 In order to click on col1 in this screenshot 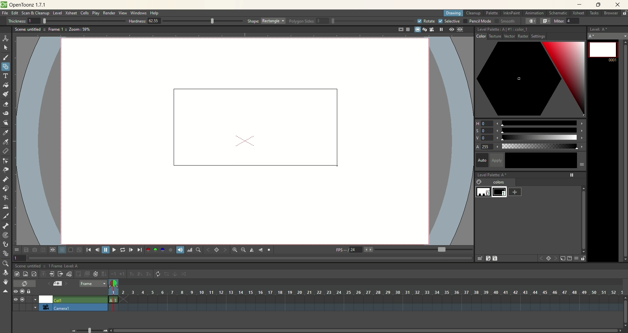, I will do `click(80, 298)`.